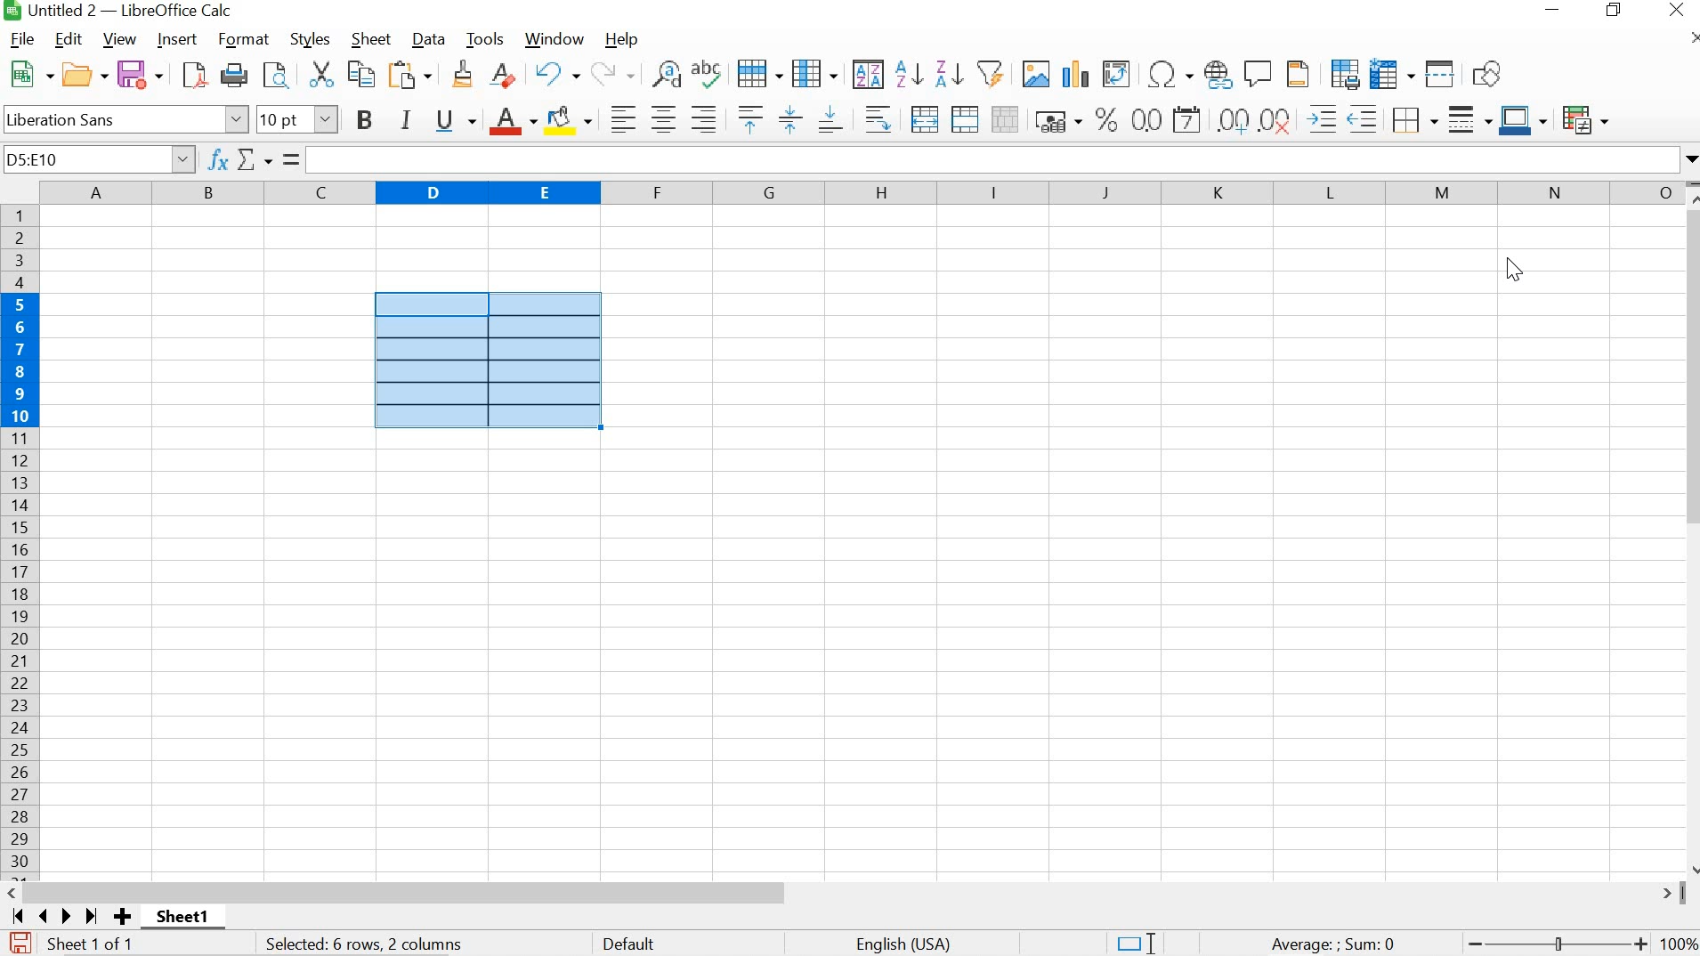 The width and height of the screenshot is (1700, 956). What do you see at coordinates (126, 118) in the screenshot?
I see `FONT NAME` at bounding box center [126, 118].